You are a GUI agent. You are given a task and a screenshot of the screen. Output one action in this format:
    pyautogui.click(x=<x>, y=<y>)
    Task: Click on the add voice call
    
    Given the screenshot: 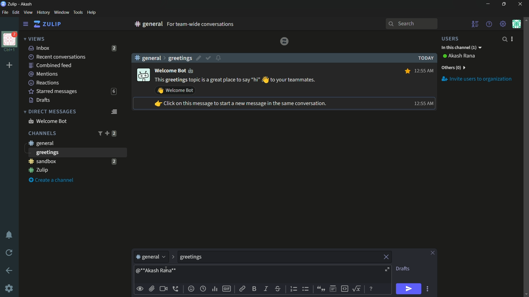 What is the action you would take?
    pyautogui.click(x=177, y=289)
    